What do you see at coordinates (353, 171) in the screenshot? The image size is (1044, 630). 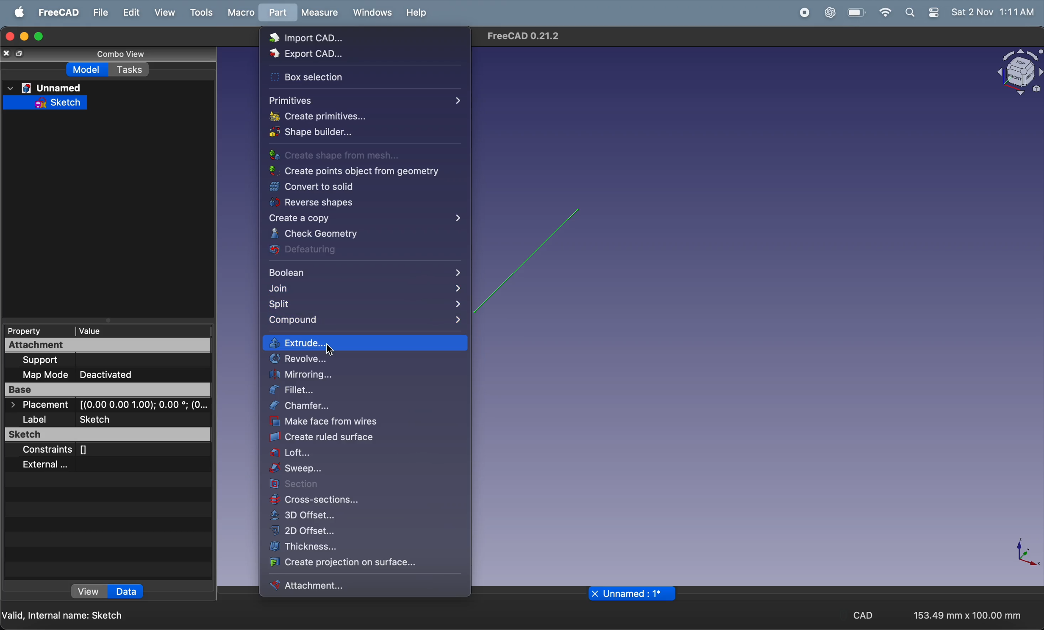 I see `create point object from geometry` at bounding box center [353, 171].